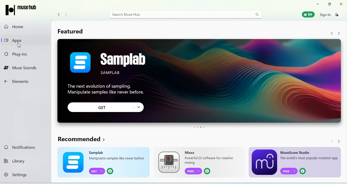 Image resolution: width=347 pixels, height=184 pixels. Describe the element at coordinates (289, 171) in the screenshot. I see `Free` at that location.